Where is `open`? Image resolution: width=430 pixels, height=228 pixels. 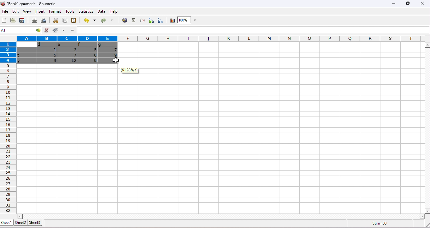
open is located at coordinates (14, 21).